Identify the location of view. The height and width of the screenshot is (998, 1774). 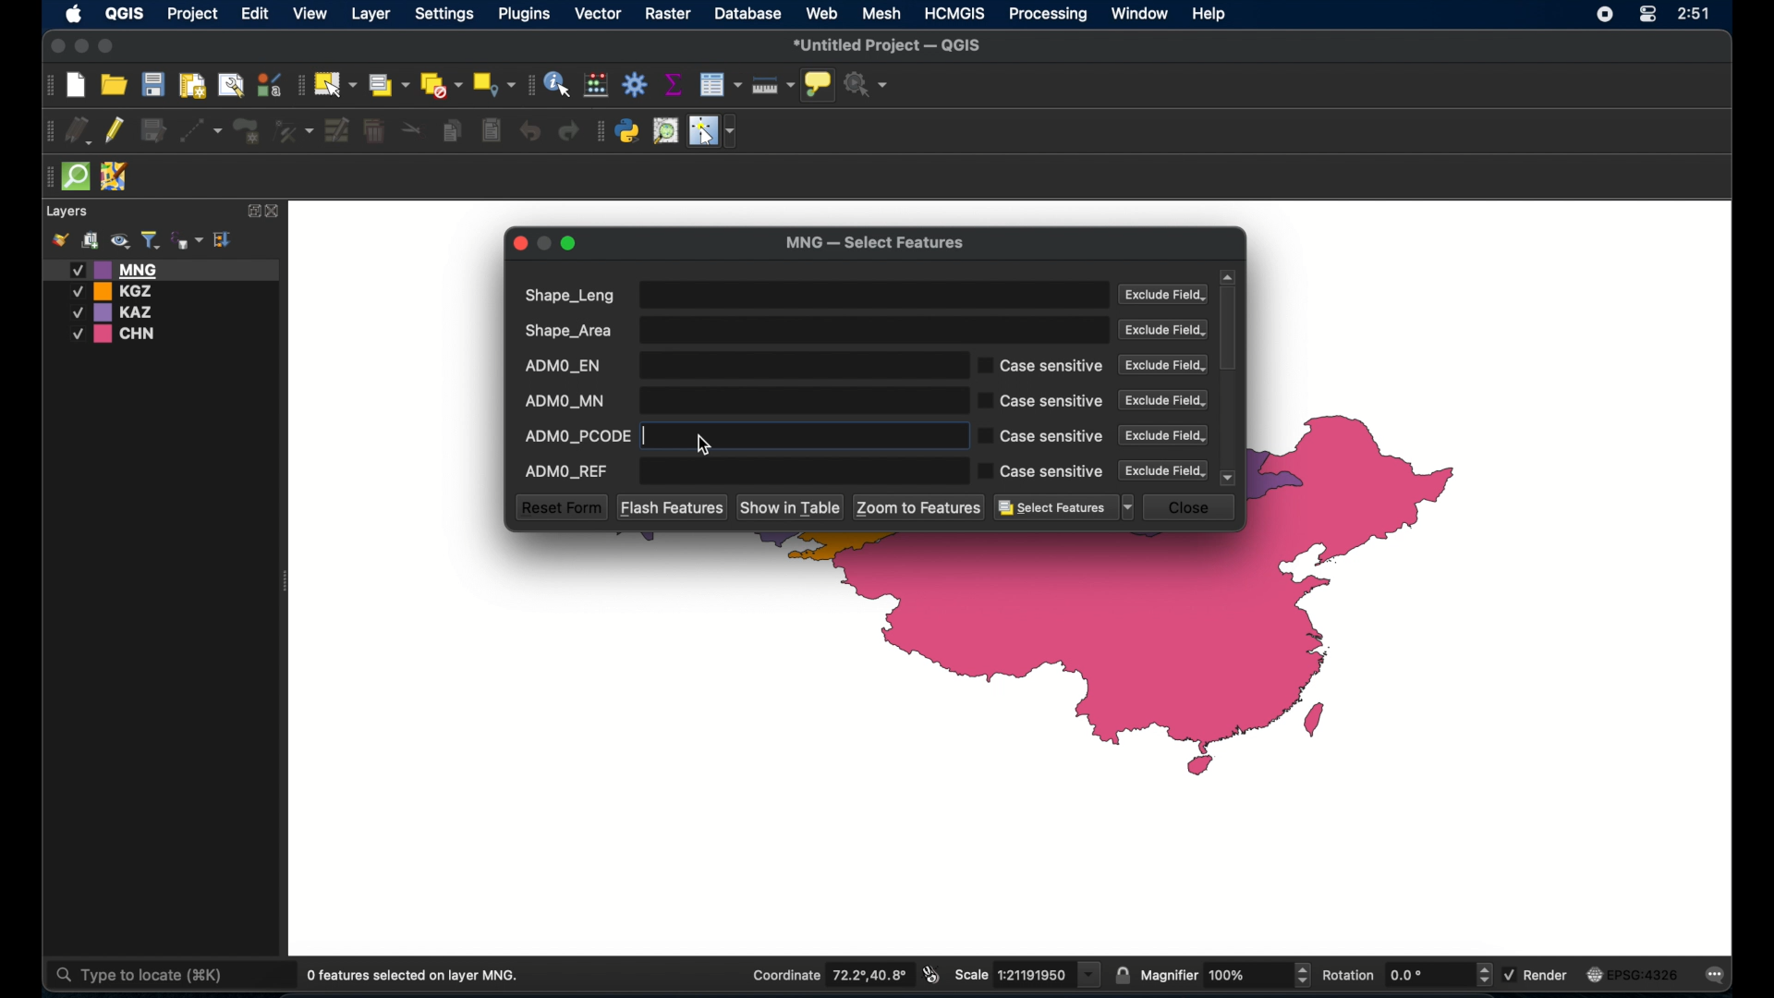
(311, 14).